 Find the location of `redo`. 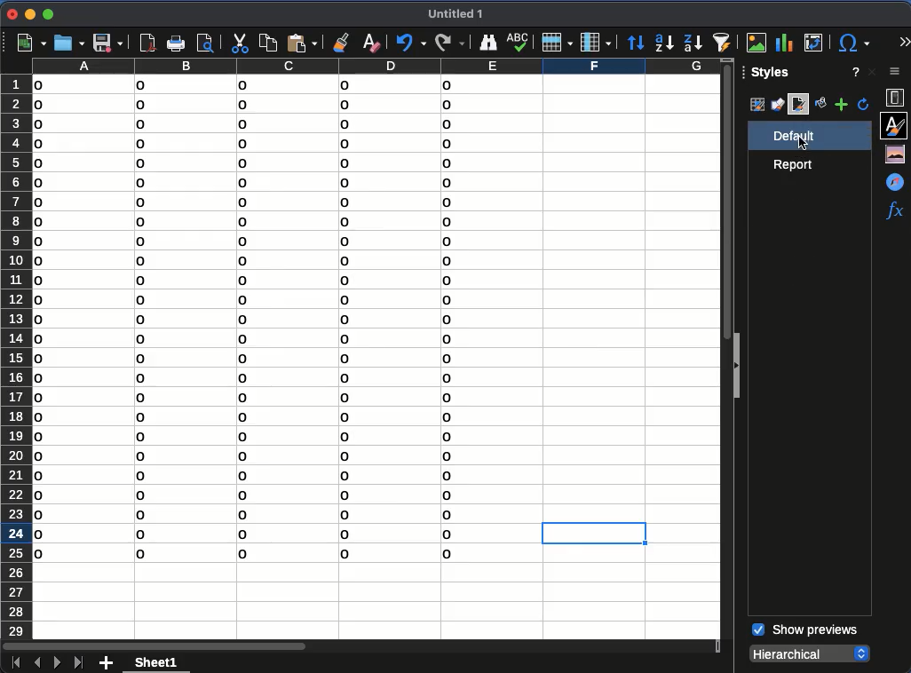

redo is located at coordinates (449, 41).